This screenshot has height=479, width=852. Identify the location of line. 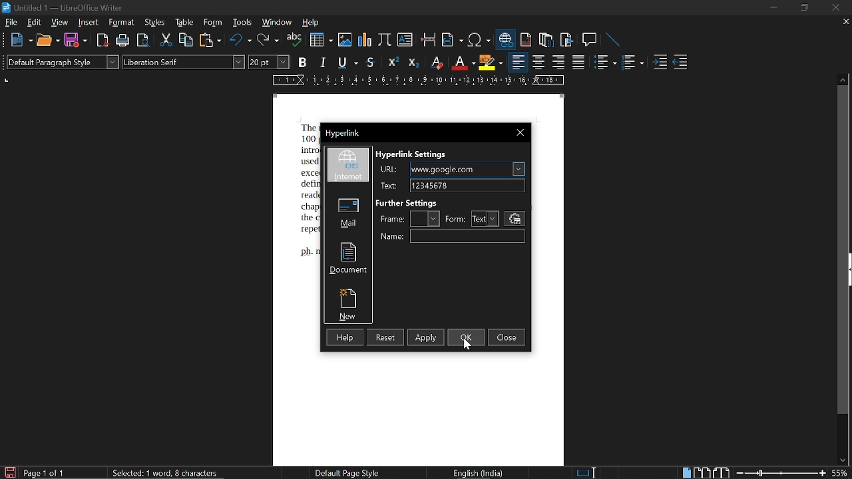
(612, 39).